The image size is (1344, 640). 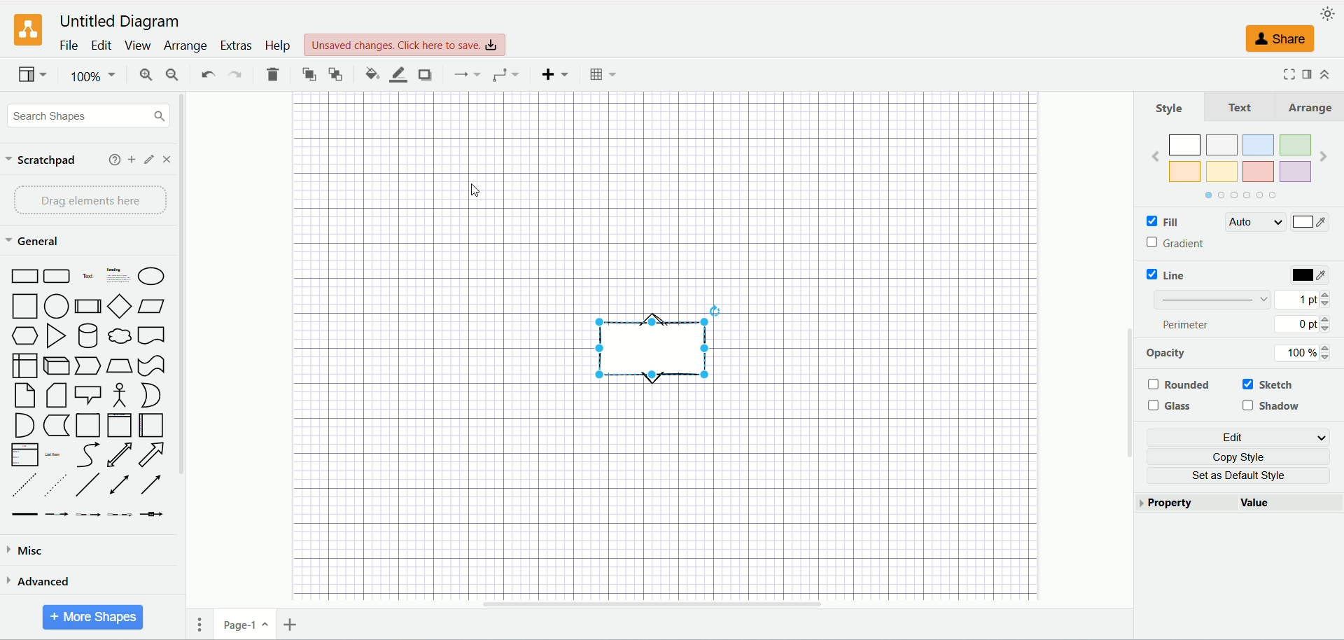 I want to click on Callout, so click(x=88, y=394).